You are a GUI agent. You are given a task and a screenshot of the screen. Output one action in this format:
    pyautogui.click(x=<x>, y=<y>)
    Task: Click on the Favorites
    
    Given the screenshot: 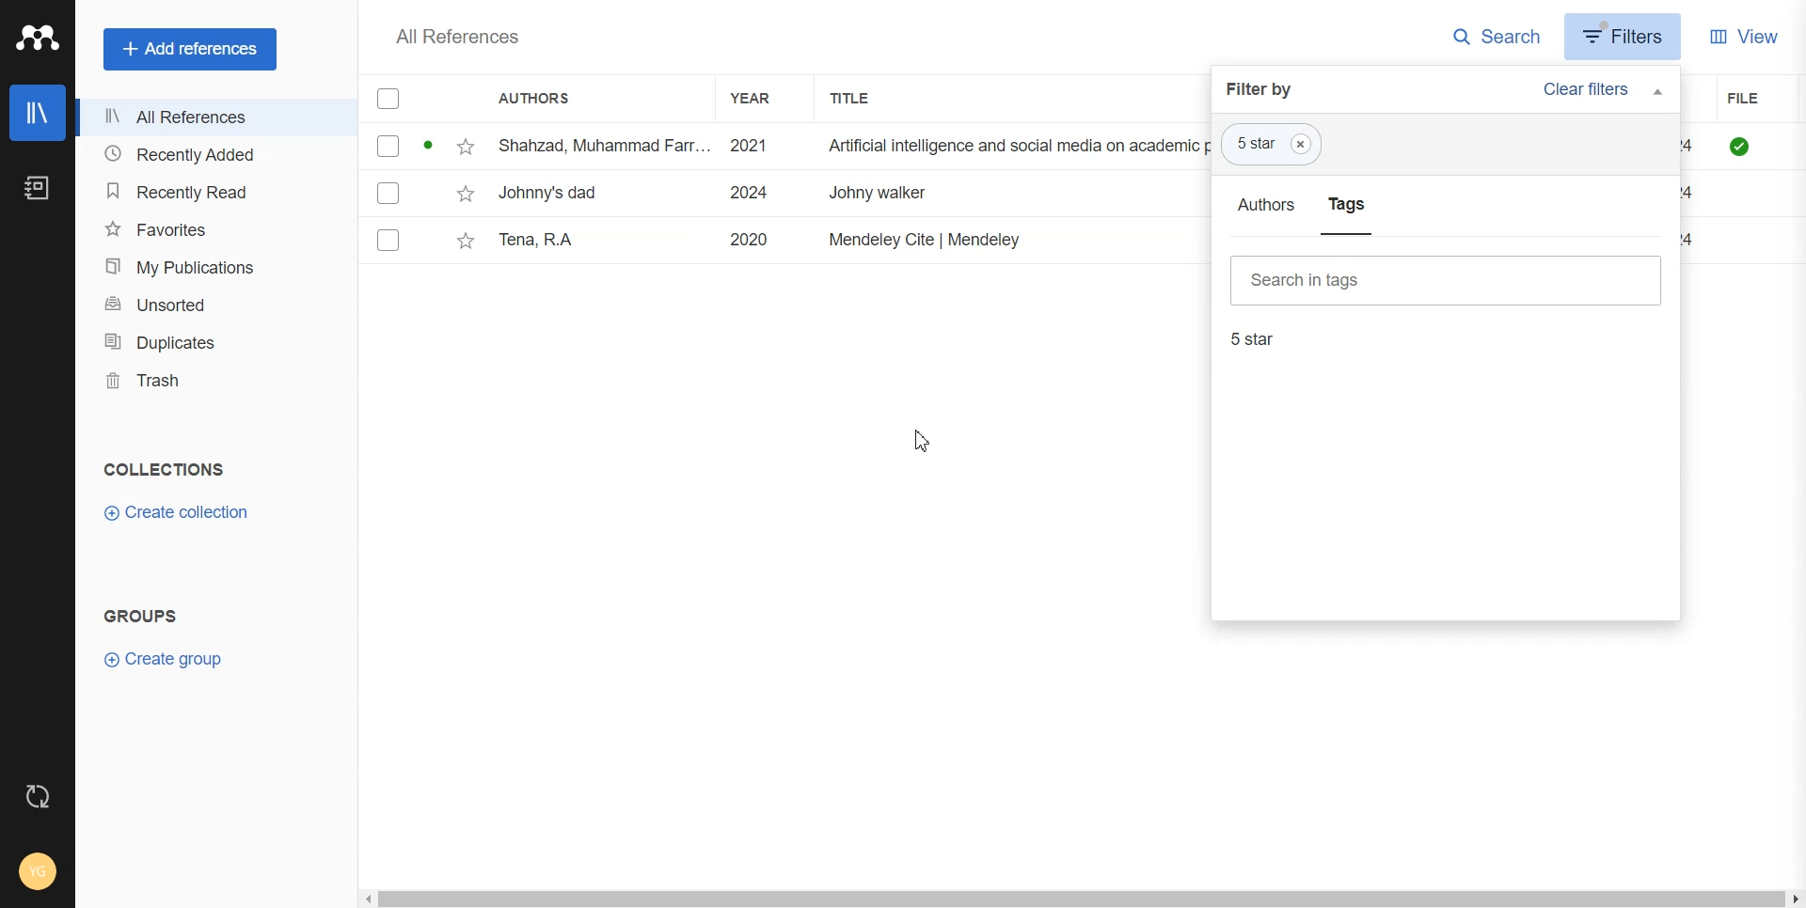 What is the action you would take?
    pyautogui.click(x=212, y=227)
    